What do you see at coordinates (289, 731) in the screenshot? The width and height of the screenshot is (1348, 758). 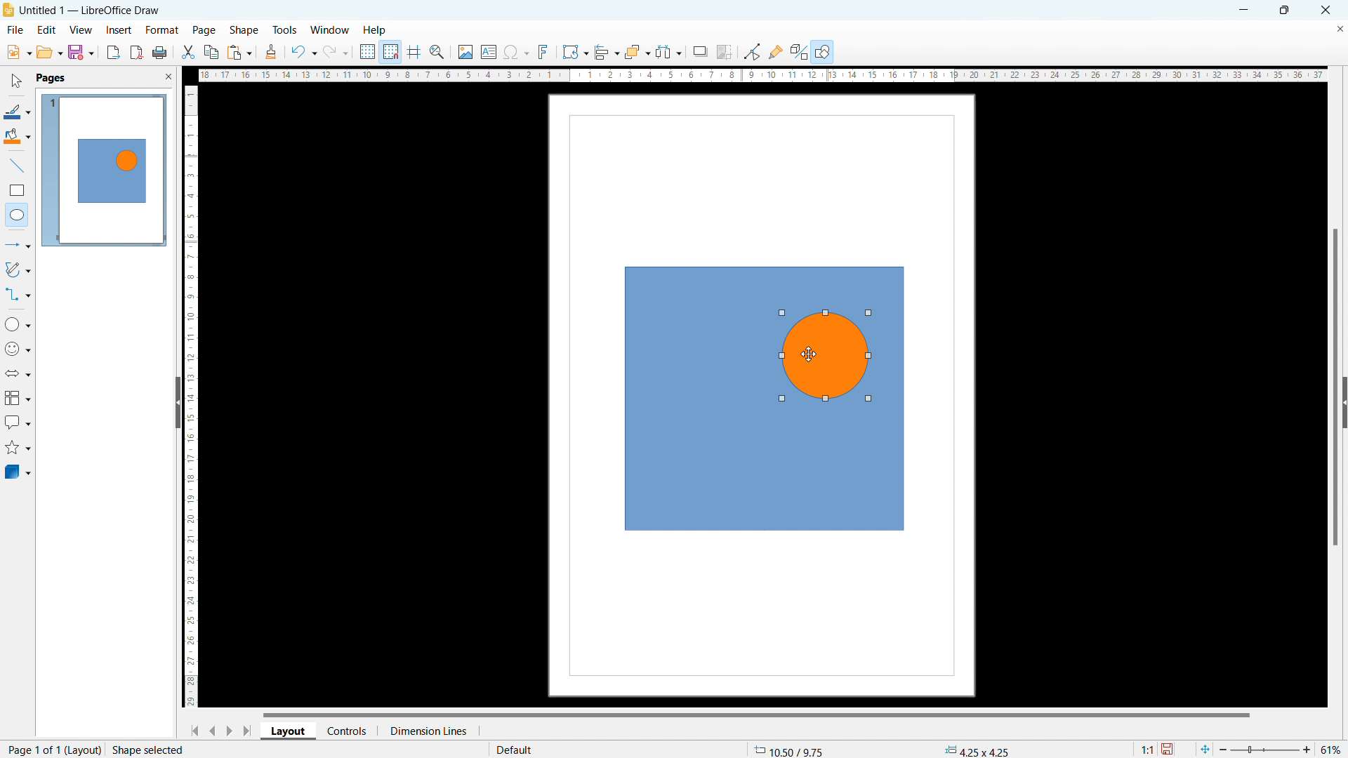 I see `layout` at bounding box center [289, 731].